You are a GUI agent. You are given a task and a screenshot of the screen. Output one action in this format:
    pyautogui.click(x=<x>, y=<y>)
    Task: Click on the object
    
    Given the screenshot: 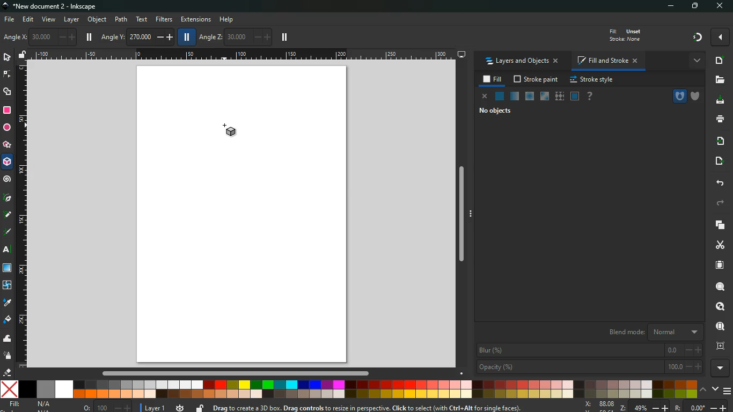 What is the action you would take?
    pyautogui.click(x=98, y=20)
    